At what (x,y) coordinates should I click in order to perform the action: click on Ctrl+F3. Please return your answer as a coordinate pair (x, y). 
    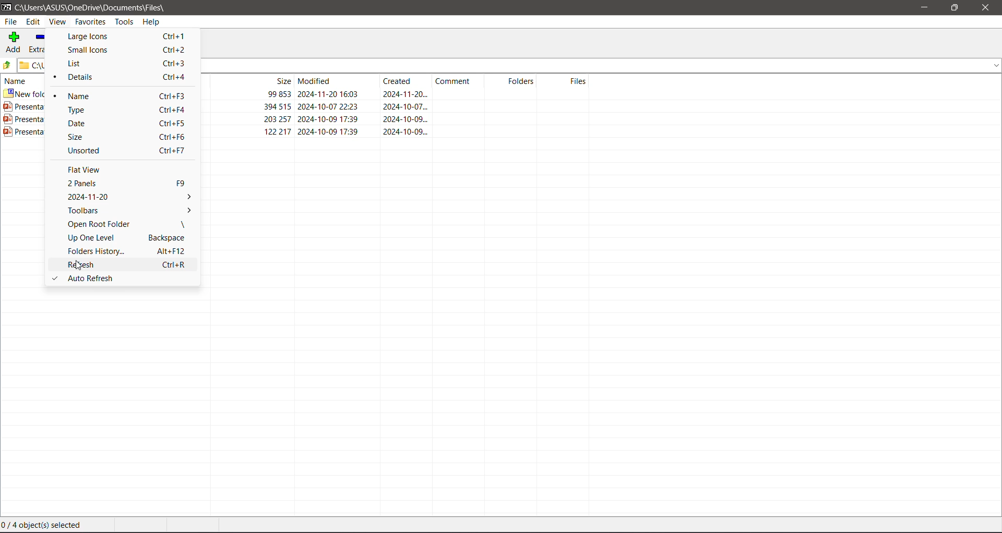
    Looking at the image, I should click on (174, 95).